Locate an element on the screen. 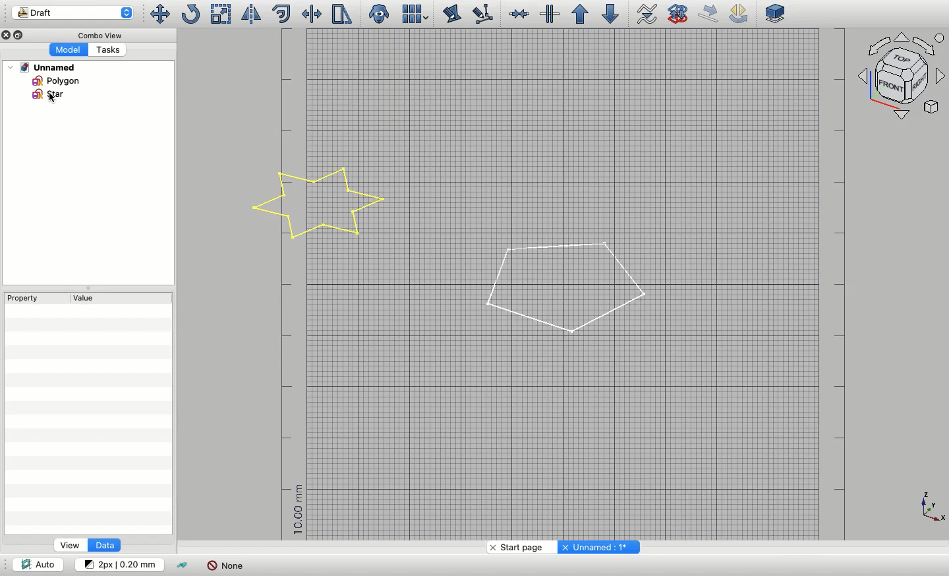 The height and width of the screenshot is (576, 949). Clone is located at coordinates (379, 14).